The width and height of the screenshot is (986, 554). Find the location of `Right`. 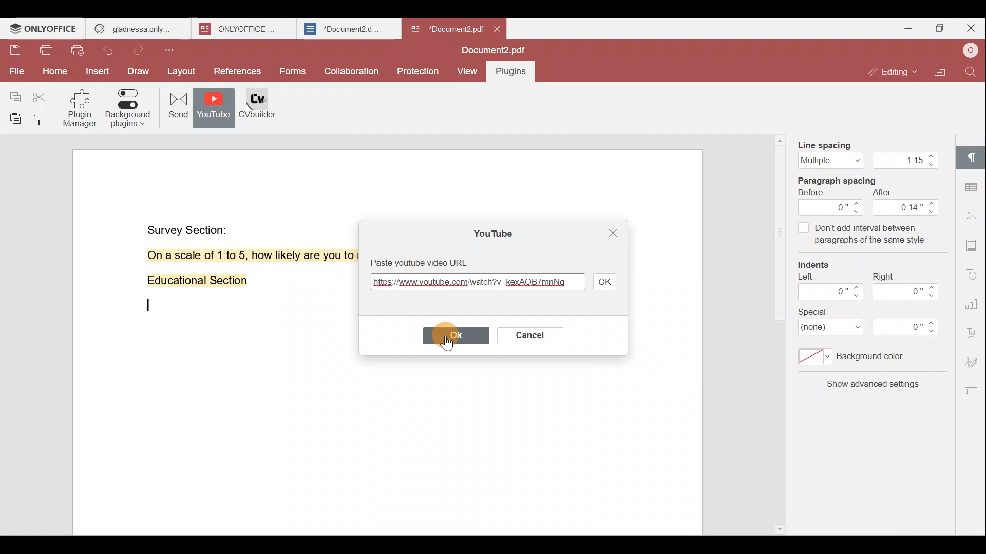

Right is located at coordinates (908, 286).